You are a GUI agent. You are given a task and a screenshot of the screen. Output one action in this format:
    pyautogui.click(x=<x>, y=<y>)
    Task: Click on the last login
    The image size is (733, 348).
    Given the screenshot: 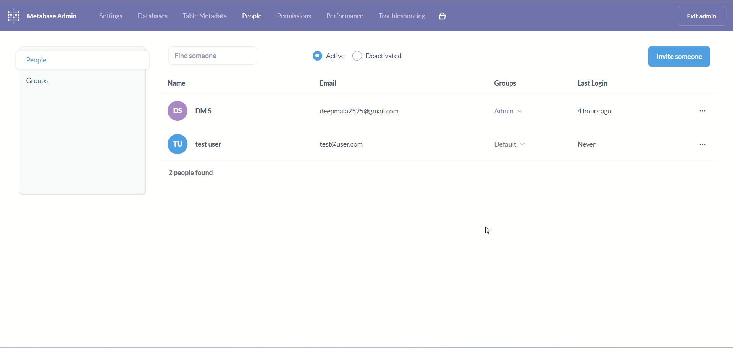 What is the action you would take?
    pyautogui.click(x=596, y=81)
    